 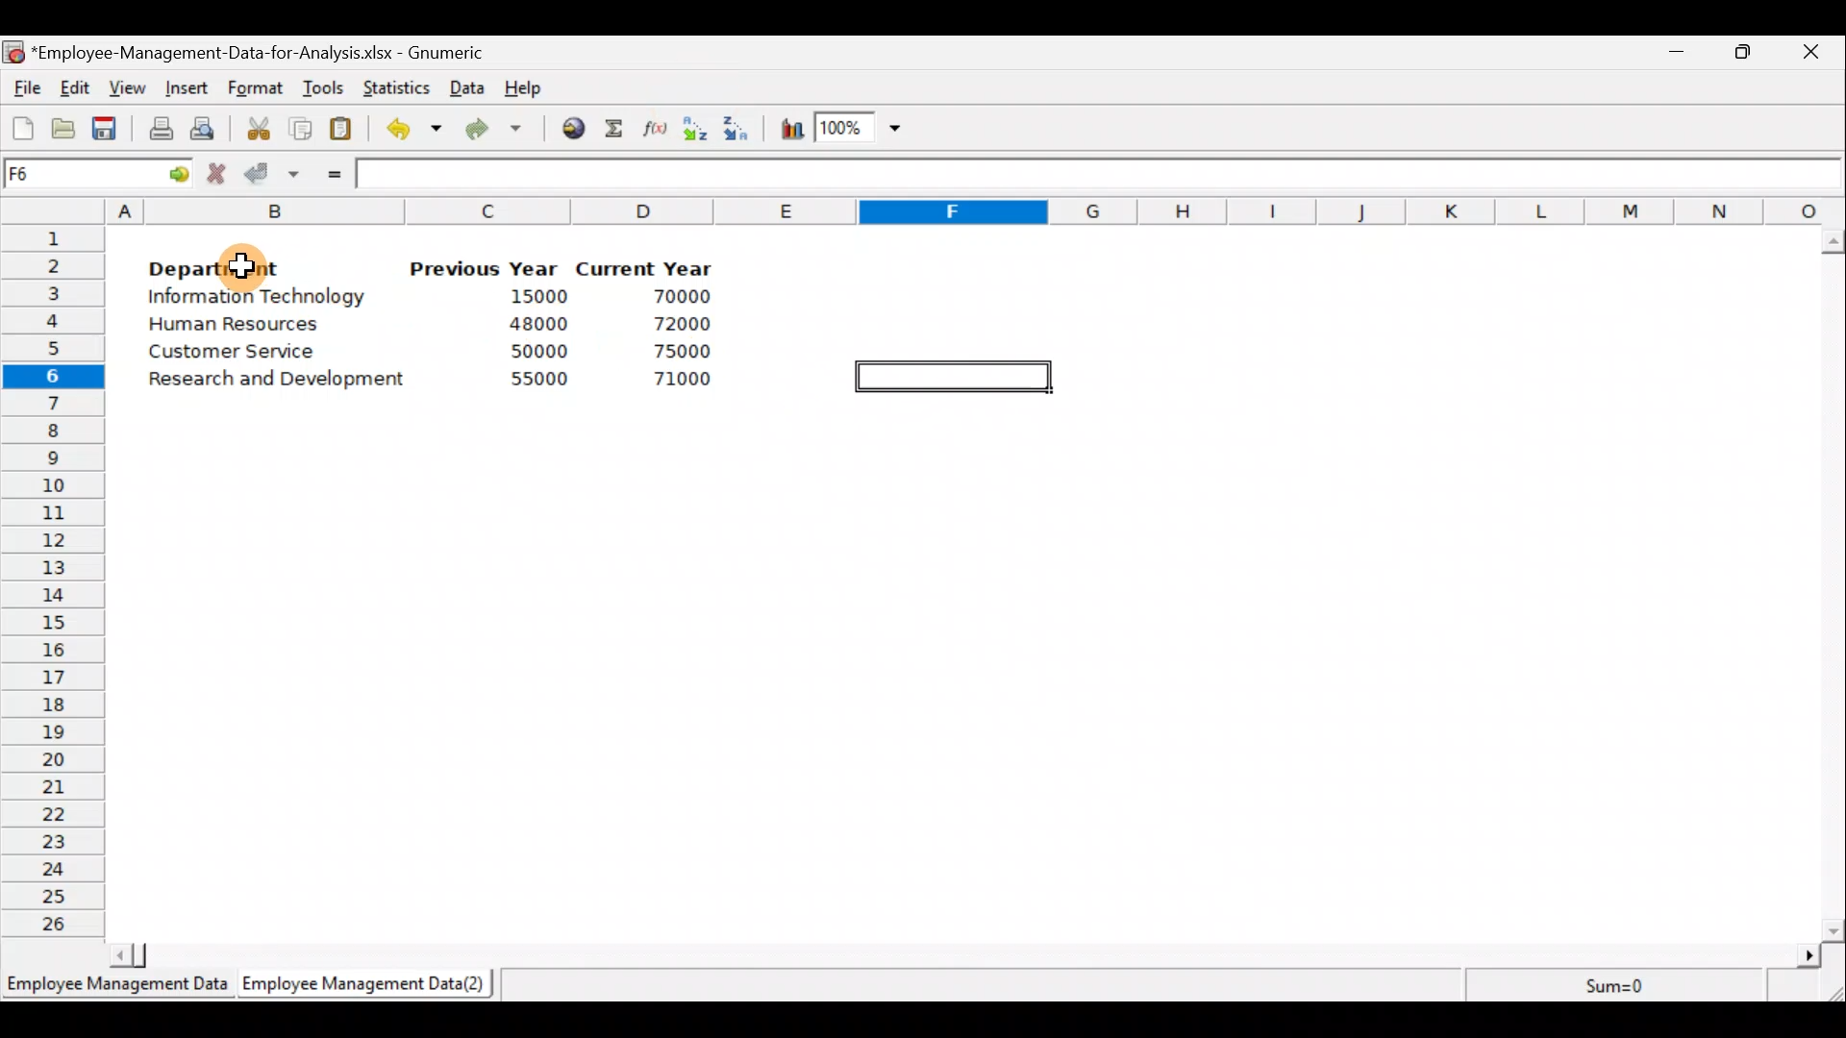 What do you see at coordinates (1809, 55) in the screenshot?
I see `Close` at bounding box center [1809, 55].